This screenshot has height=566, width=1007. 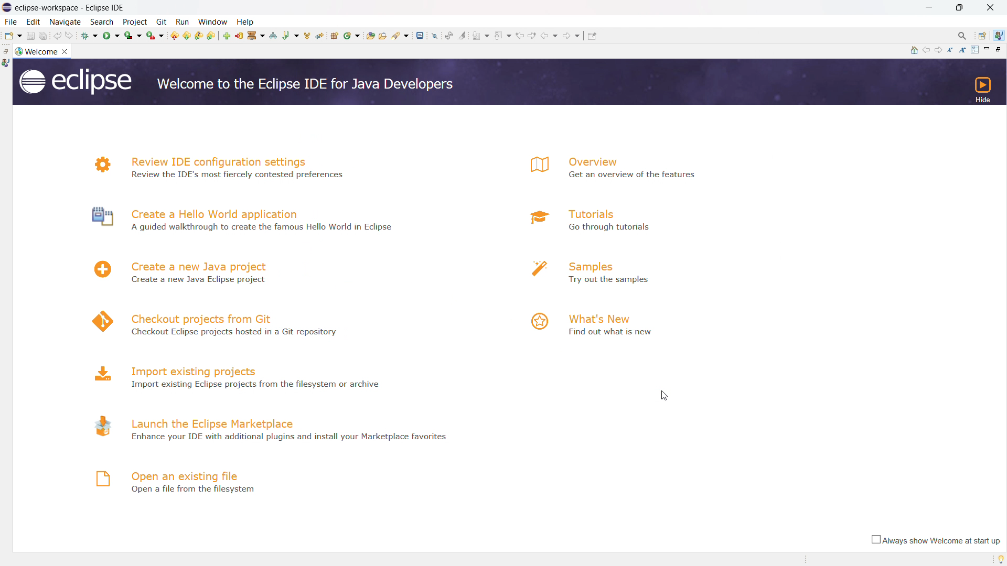 What do you see at coordinates (536, 269) in the screenshot?
I see `logo` at bounding box center [536, 269].